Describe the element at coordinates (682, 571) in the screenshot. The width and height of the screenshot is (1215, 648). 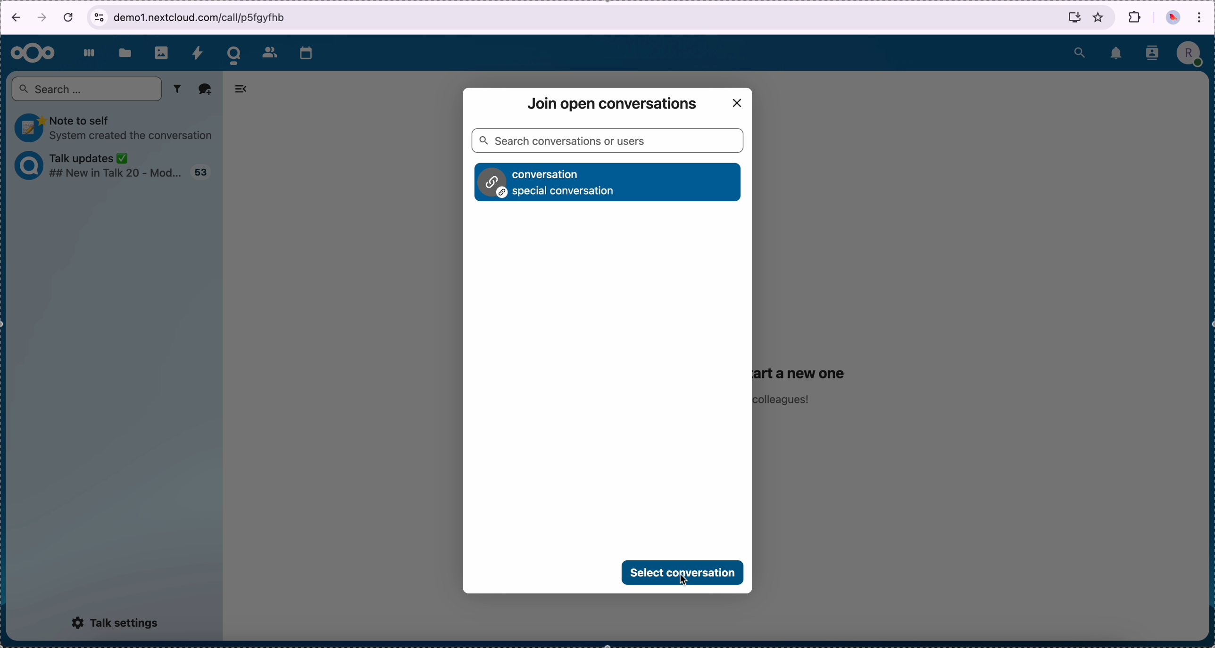
I see `click on select conversation button` at that location.